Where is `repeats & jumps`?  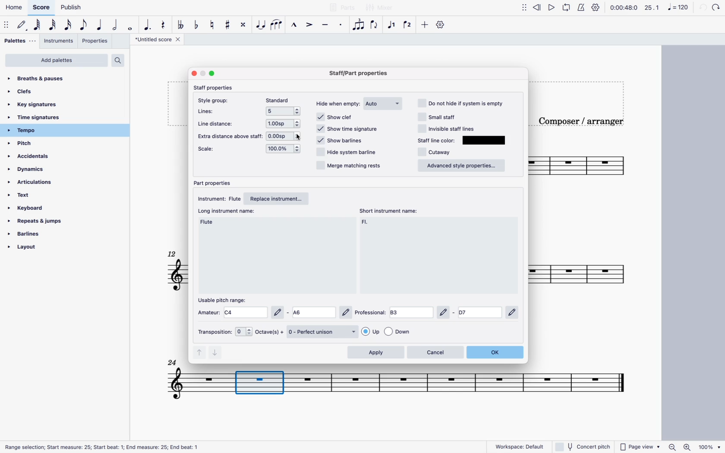
repeats & jumps is located at coordinates (39, 220).